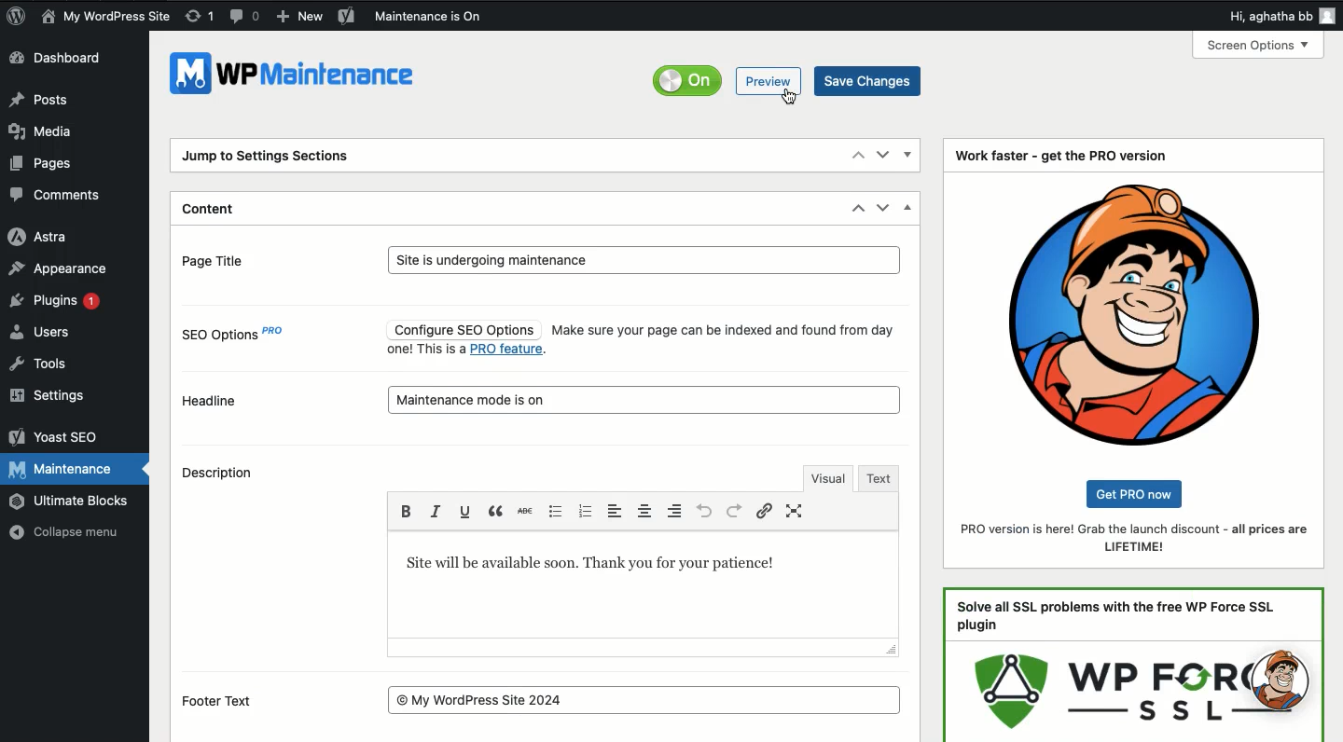 The width and height of the screenshot is (1343, 742). What do you see at coordinates (870, 209) in the screenshot?
I see `Move up down` at bounding box center [870, 209].